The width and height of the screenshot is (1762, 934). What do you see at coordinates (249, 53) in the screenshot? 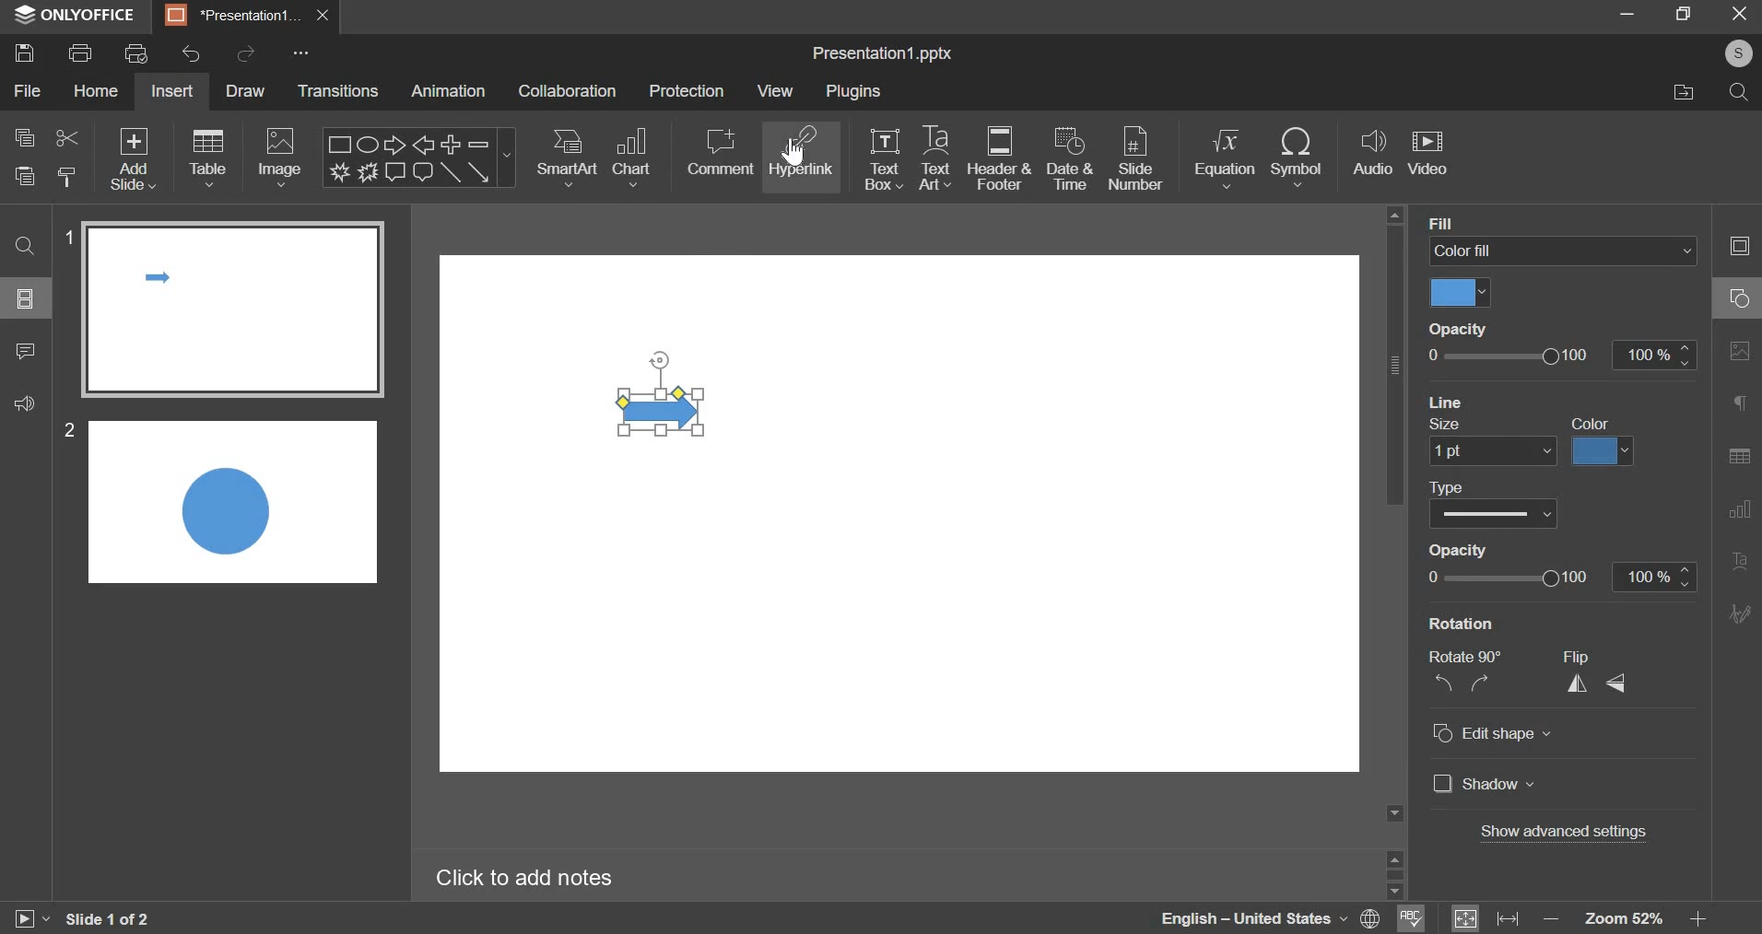
I see `redo` at bounding box center [249, 53].